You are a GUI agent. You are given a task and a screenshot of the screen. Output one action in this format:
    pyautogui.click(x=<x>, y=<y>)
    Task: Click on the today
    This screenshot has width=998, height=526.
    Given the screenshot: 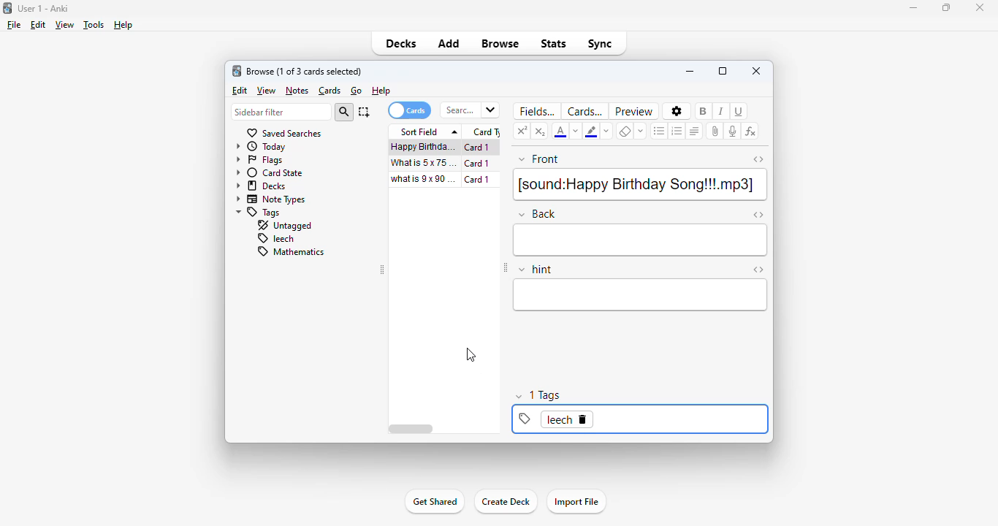 What is the action you would take?
    pyautogui.click(x=262, y=147)
    